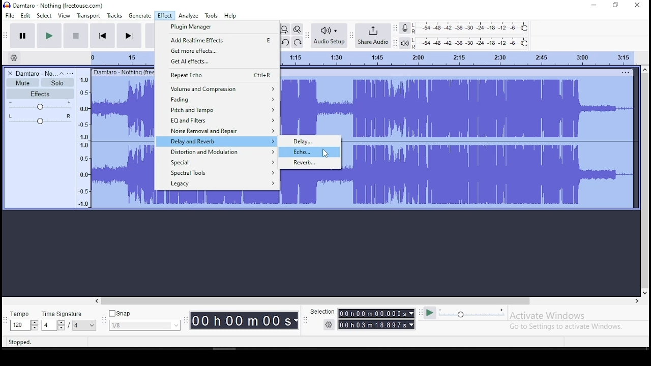  What do you see at coordinates (637, 300) in the screenshot?
I see `right` at bounding box center [637, 300].